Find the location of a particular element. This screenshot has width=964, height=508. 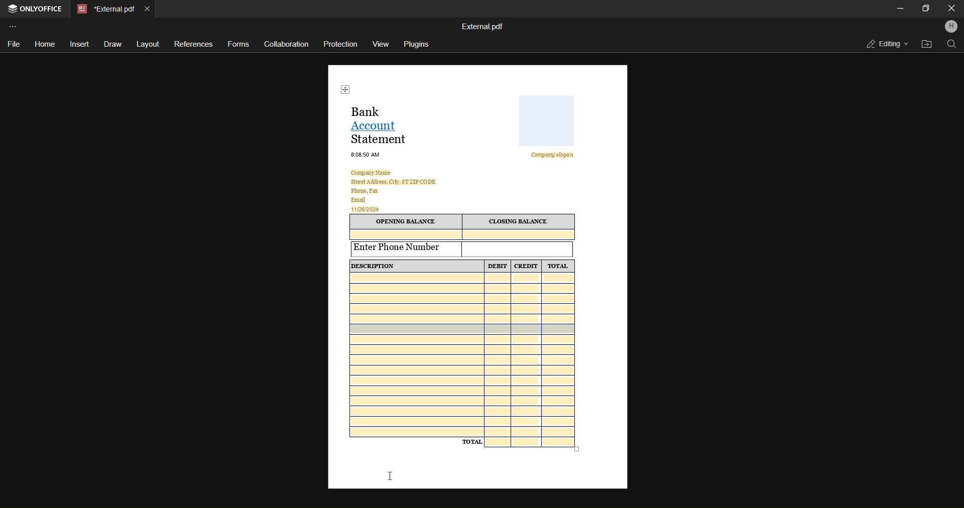

profile is located at coordinates (951, 27).